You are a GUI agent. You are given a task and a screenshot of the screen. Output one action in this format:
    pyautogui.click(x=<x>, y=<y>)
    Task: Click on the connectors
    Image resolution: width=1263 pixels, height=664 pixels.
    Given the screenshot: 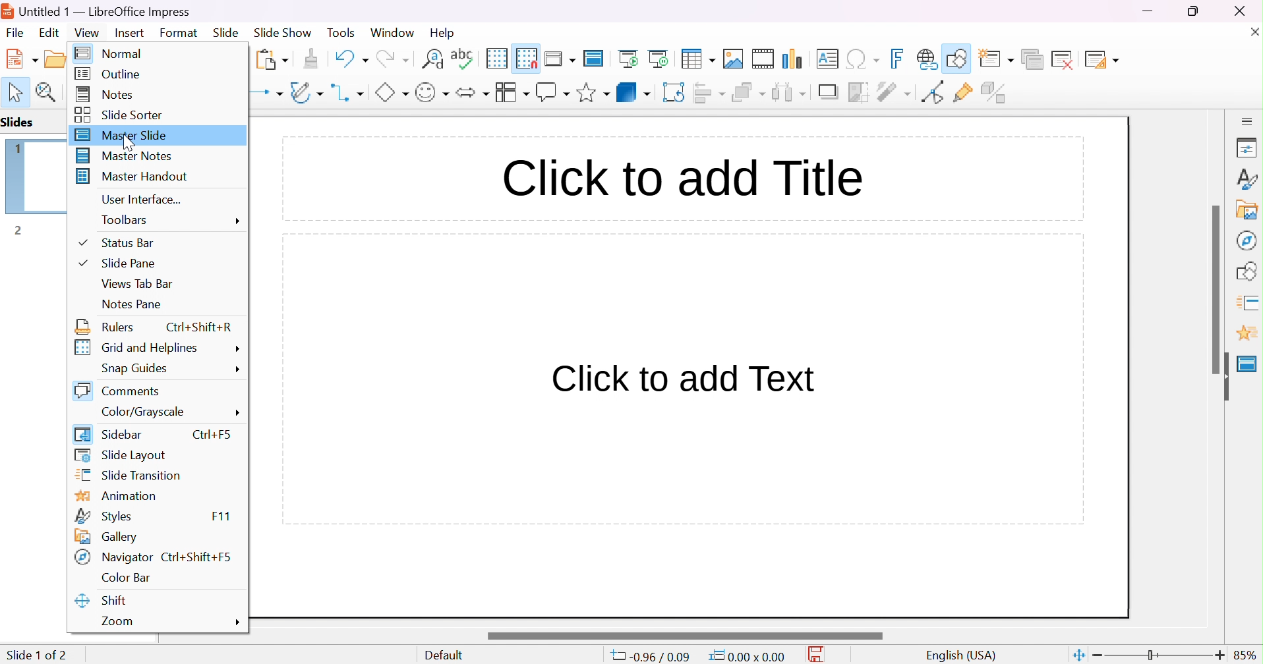 What is the action you would take?
    pyautogui.click(x=348, y=92)
    